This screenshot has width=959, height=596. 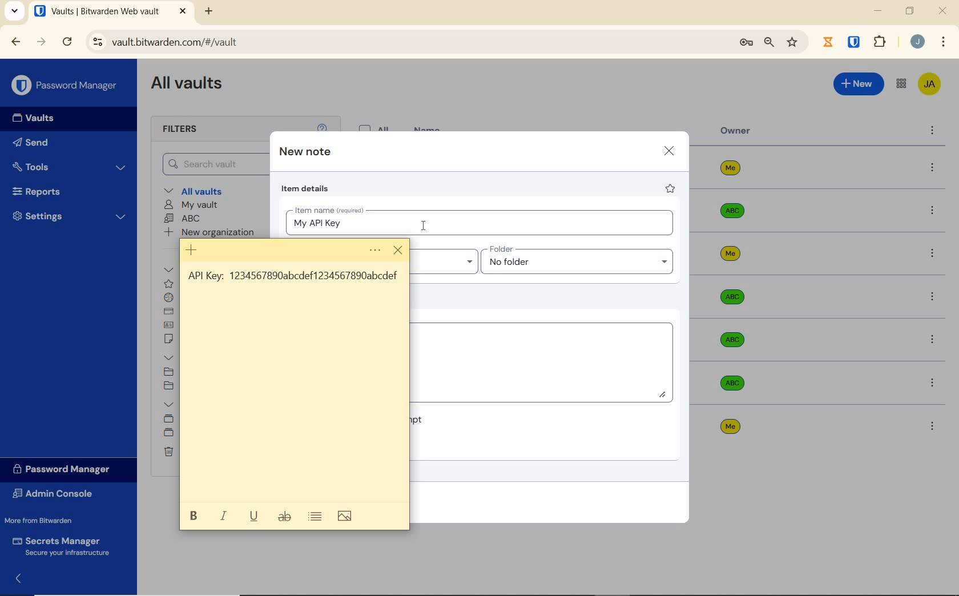 I want to click on Filters, so click(x=182, y=130).